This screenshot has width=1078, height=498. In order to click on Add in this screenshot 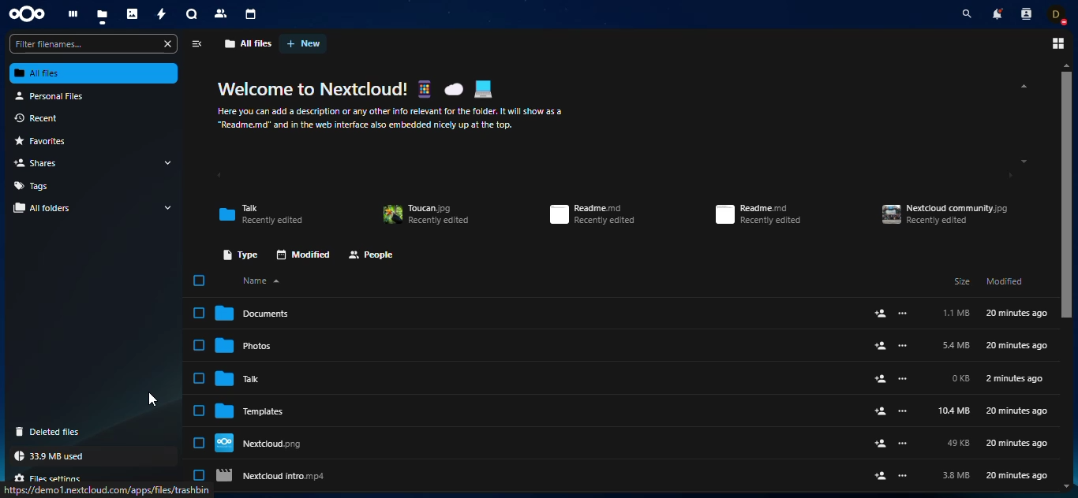, I will do `click(893, 410)`.